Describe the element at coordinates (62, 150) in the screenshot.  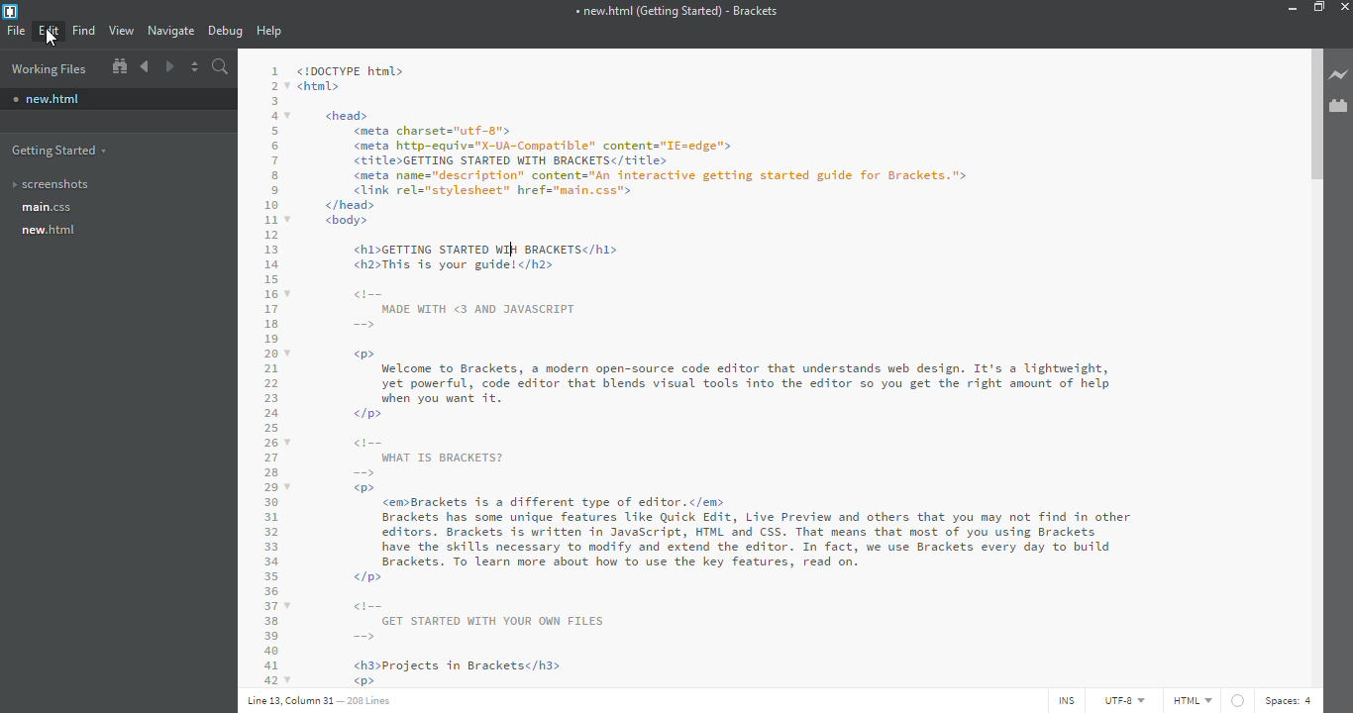
I see `getting started` at that location.